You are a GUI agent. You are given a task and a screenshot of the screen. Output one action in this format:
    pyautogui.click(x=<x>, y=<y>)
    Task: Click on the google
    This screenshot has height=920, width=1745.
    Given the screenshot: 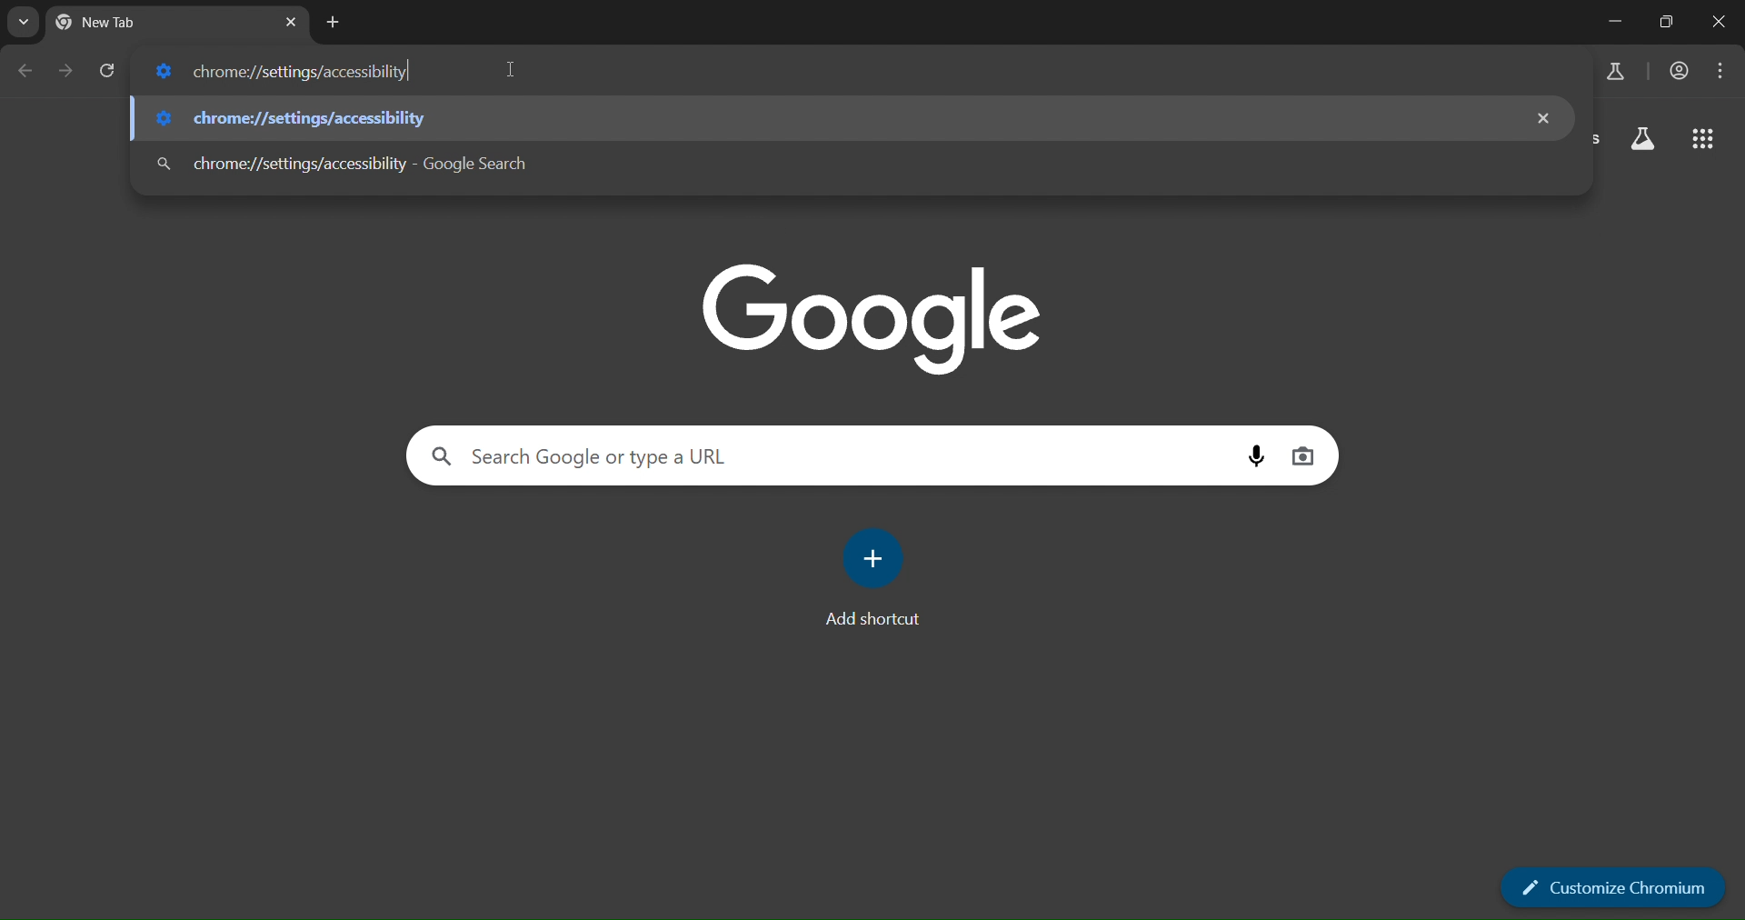 What is the action you would take?
    pyautogui.click(x=872, y=320)
    